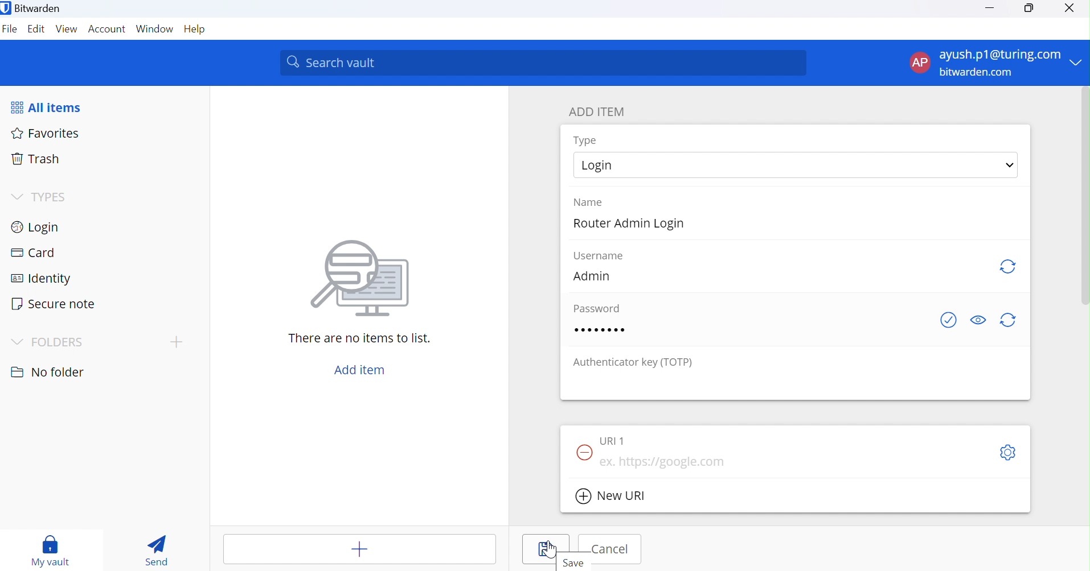  What do you see at coordinates (633, 362) in the screenshot?
I see `Authenticator key (TOTP)` at bounding box center [633, 362].